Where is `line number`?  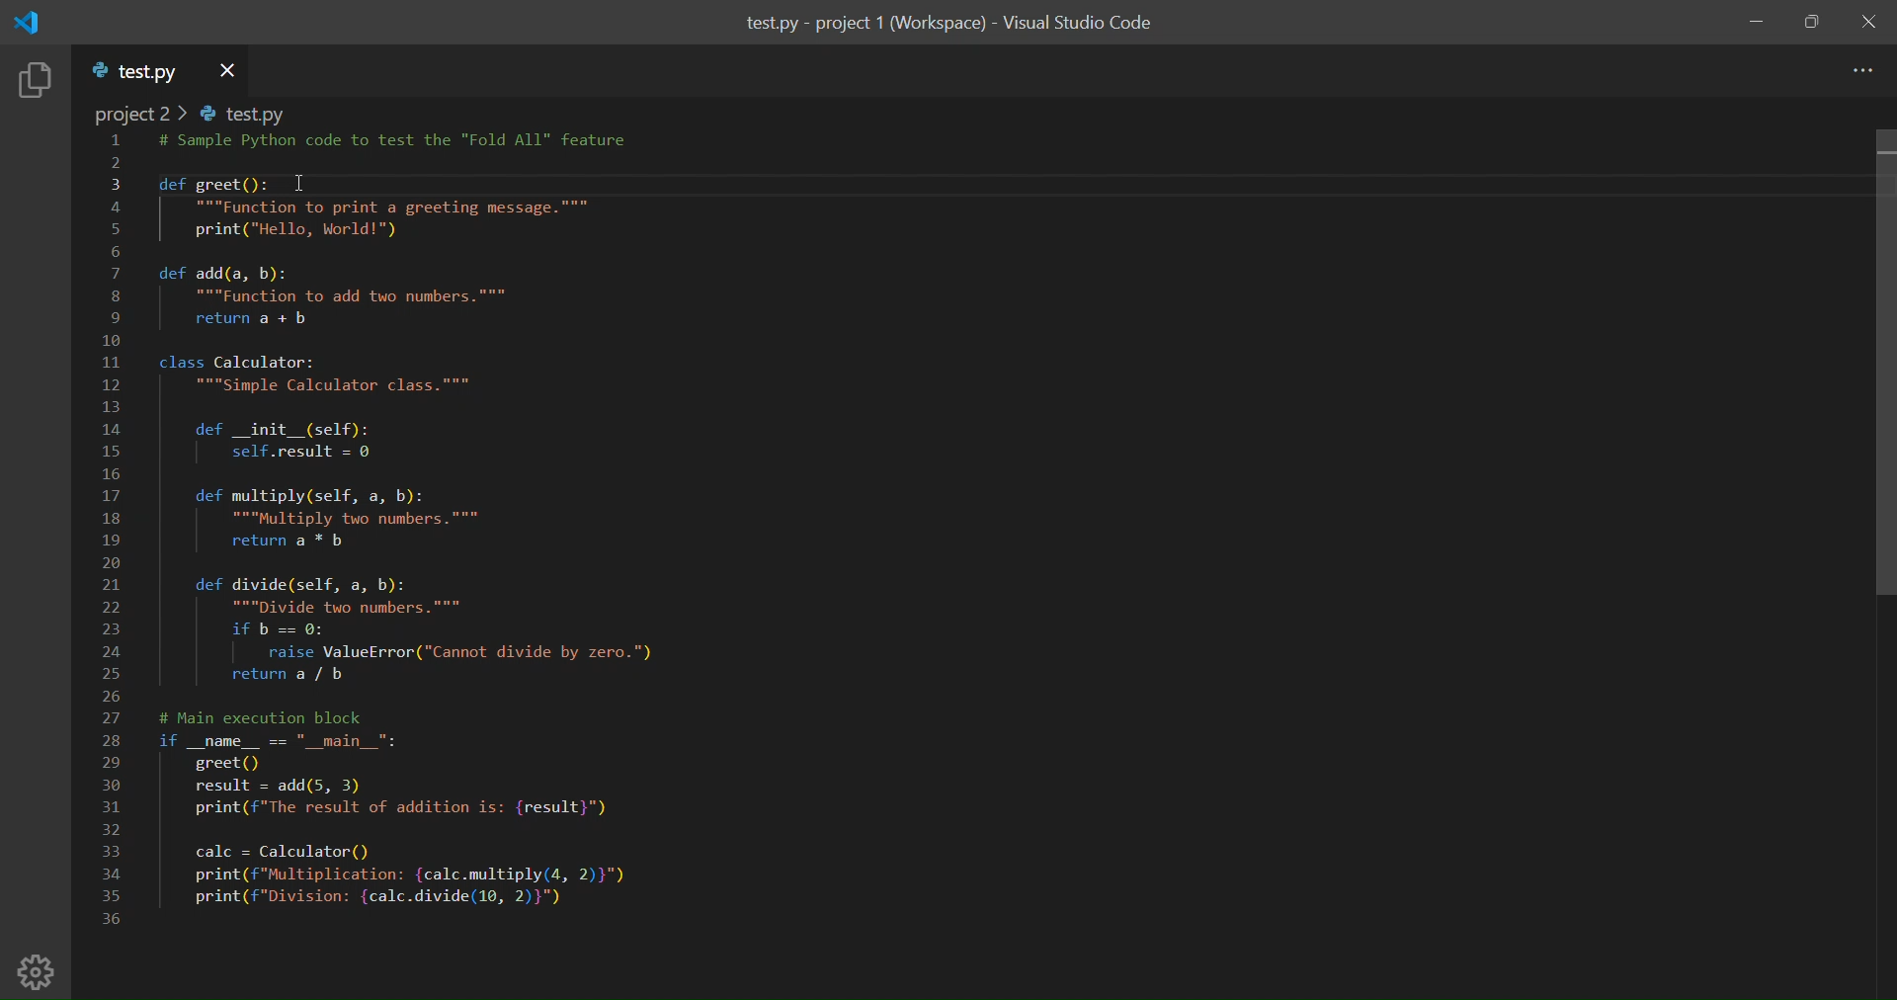 line number is located at coordinates (112, 535).